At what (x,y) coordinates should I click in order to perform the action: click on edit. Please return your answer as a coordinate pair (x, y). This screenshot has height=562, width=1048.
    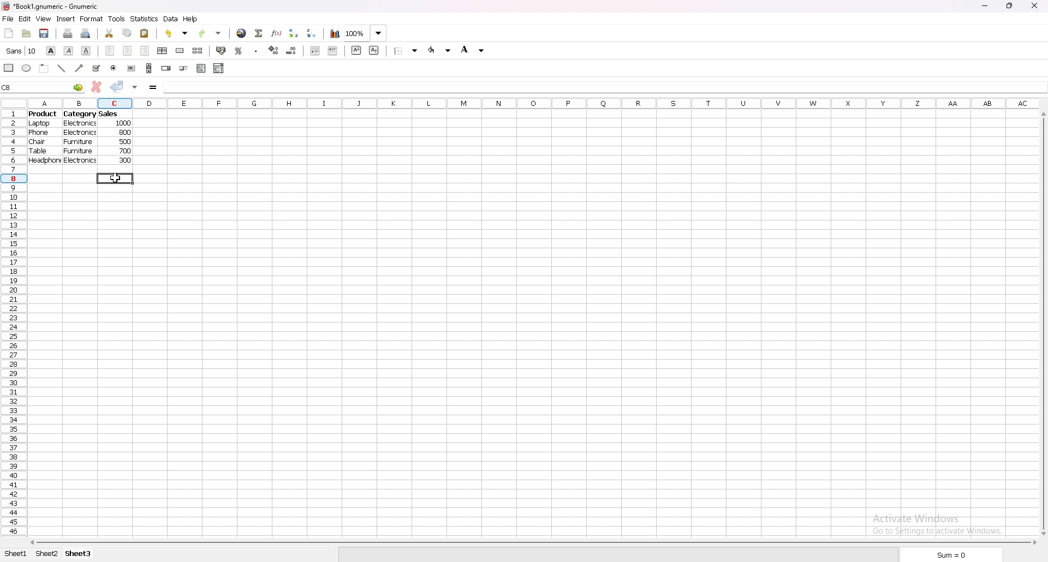
    Looking at the image, I should click on (26, 19).